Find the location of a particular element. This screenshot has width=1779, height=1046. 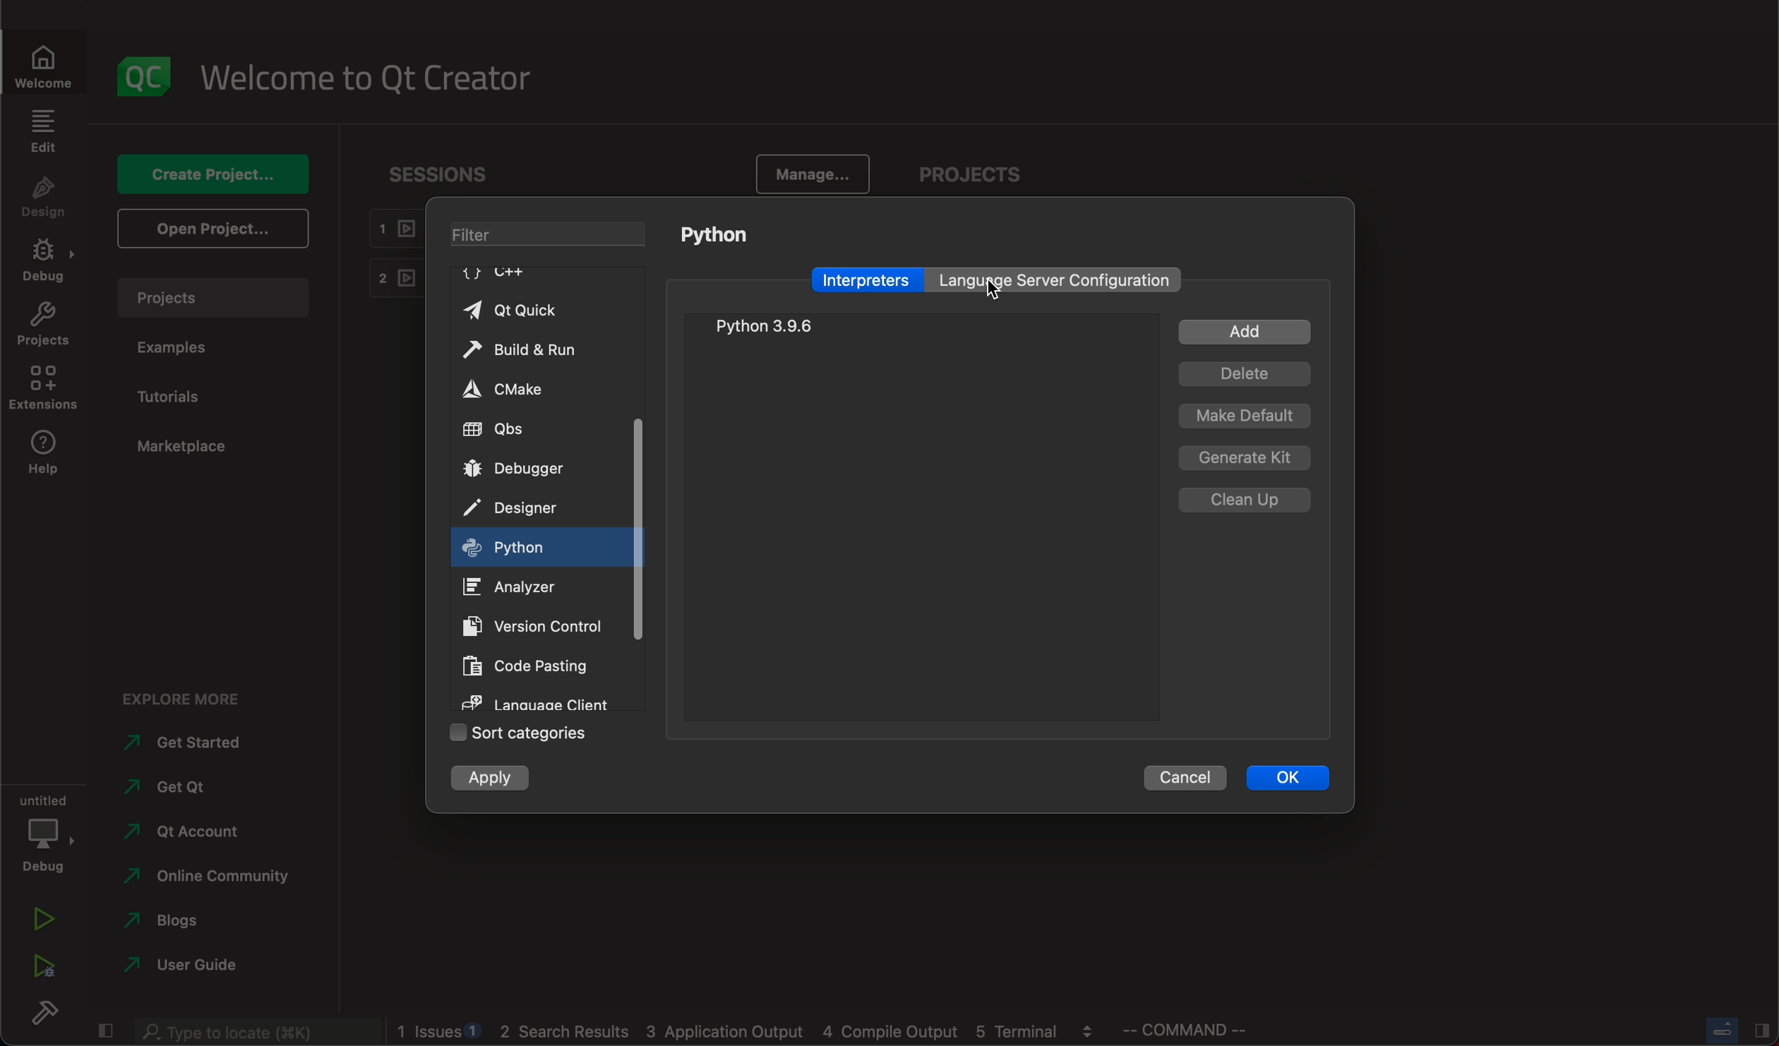

cmake is located at coordinates (508, 387).